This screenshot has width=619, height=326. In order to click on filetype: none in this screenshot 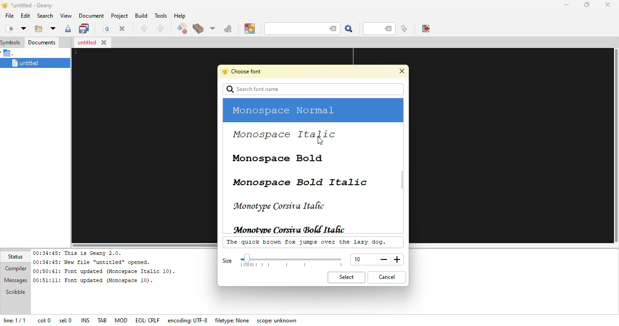, I will do `click(232, 319)`.